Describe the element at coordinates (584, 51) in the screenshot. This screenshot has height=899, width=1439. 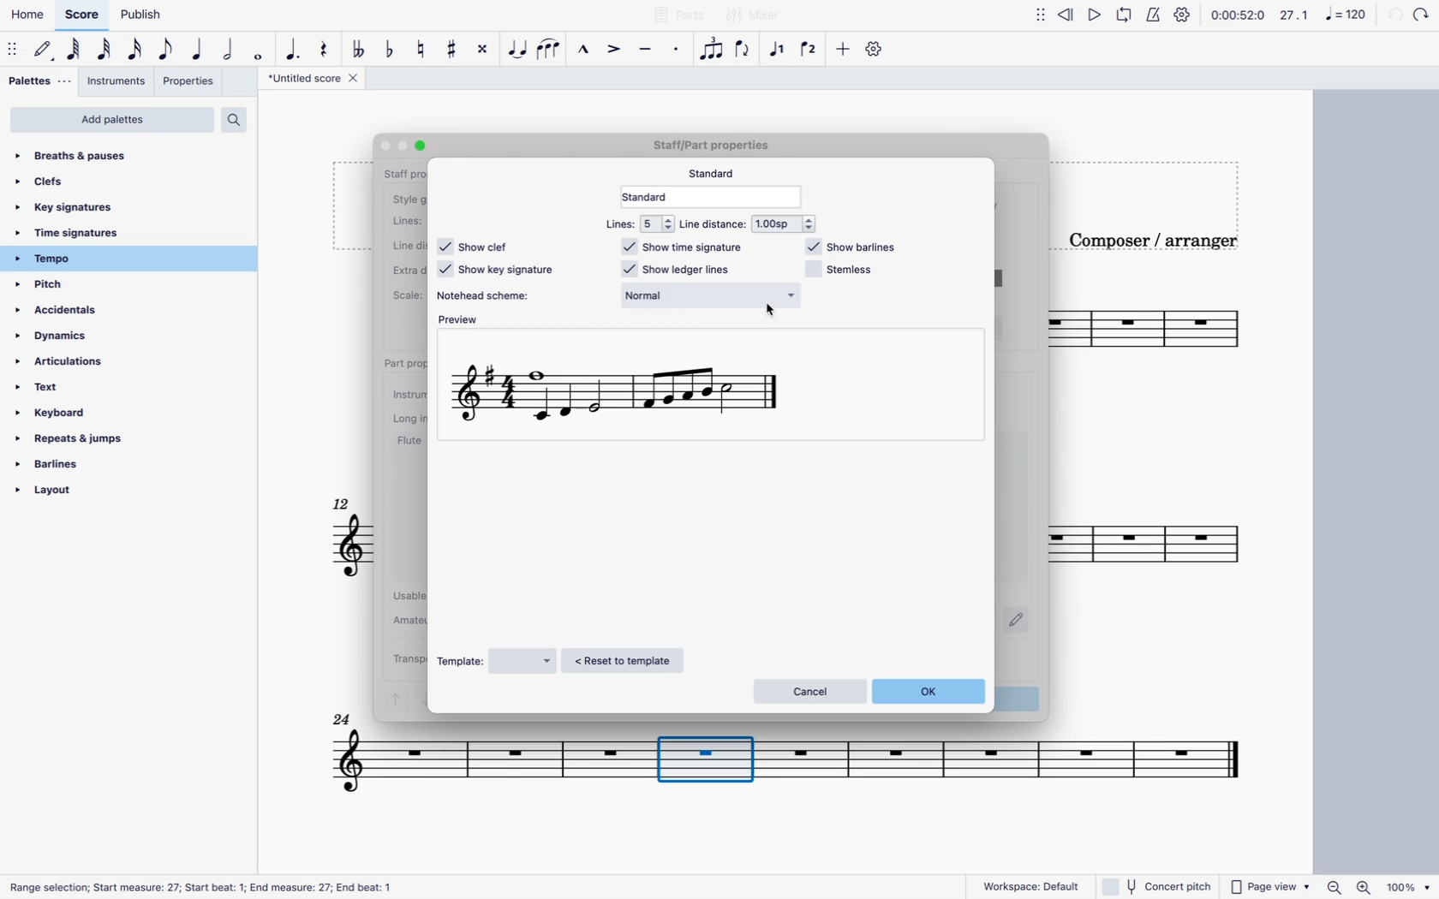
I see `marcato` at that location.